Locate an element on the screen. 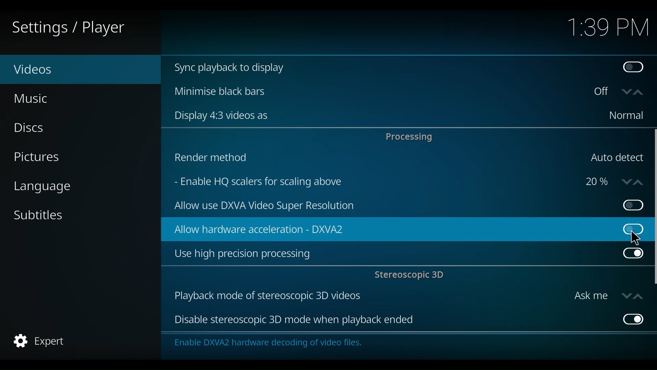 The height and width of the screenshot is (370, 657). Ask me is located at coordinates (591, 296).